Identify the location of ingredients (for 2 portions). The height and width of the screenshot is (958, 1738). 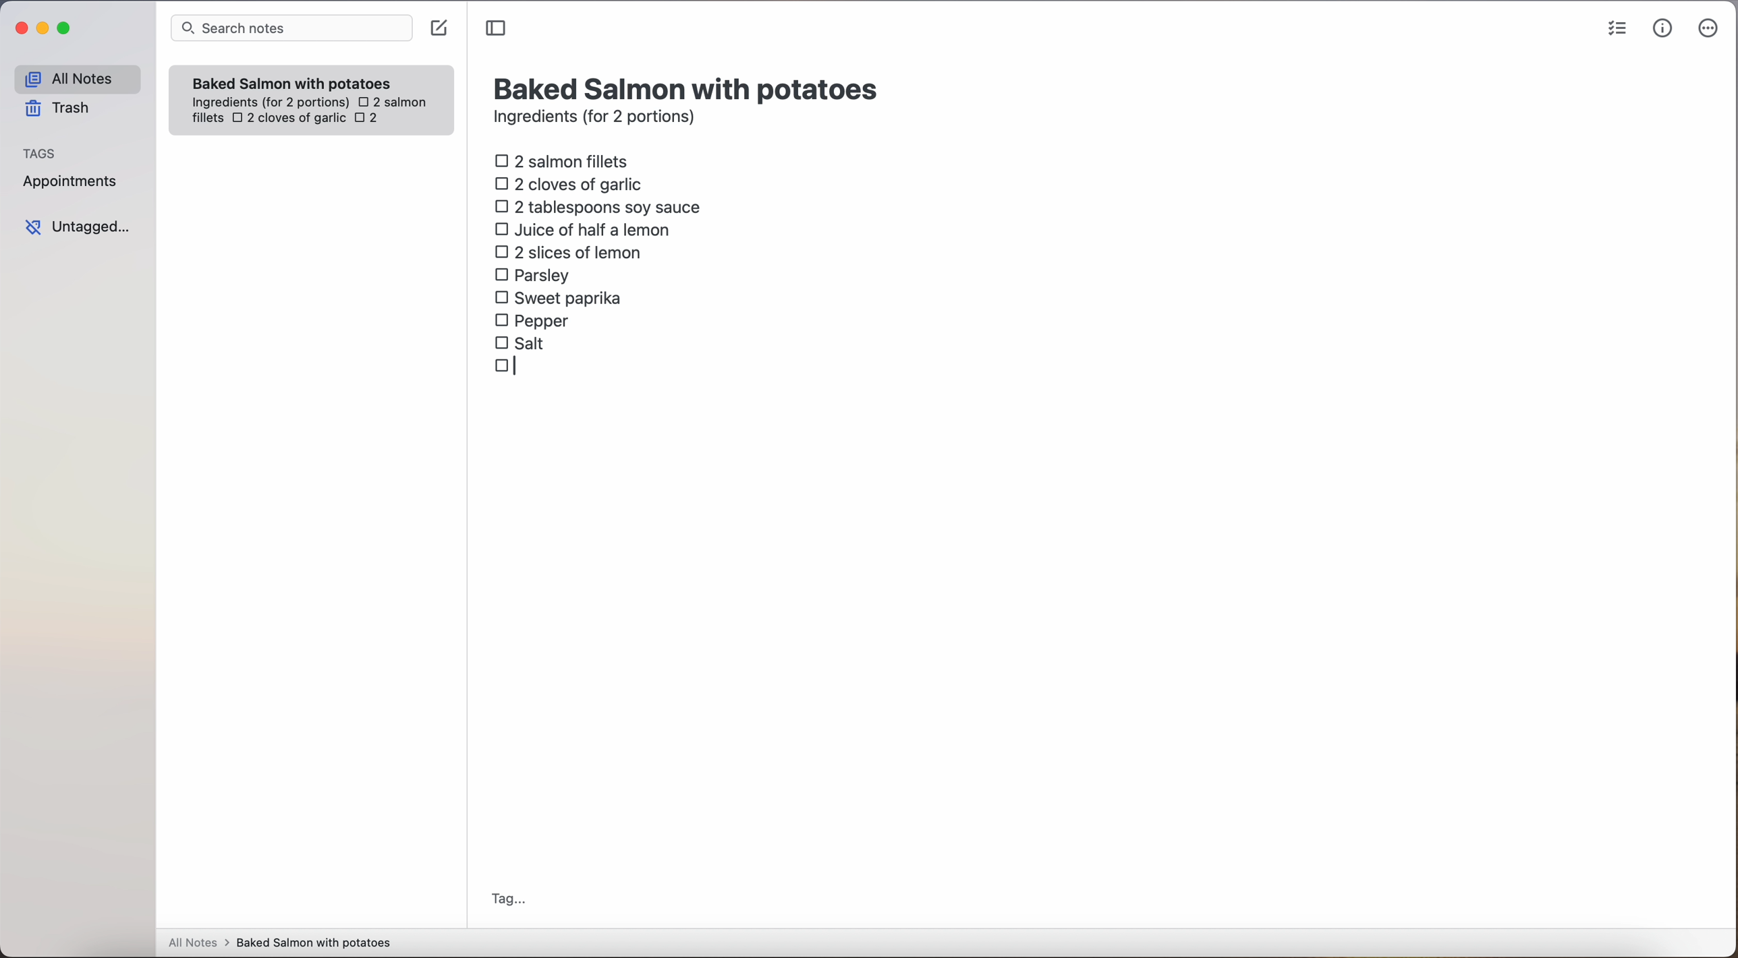
(598, 119).